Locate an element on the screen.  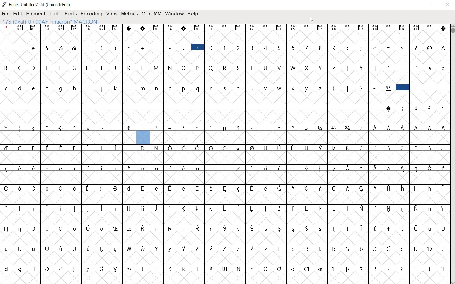
Symbol is located at coordinates (185, 269).